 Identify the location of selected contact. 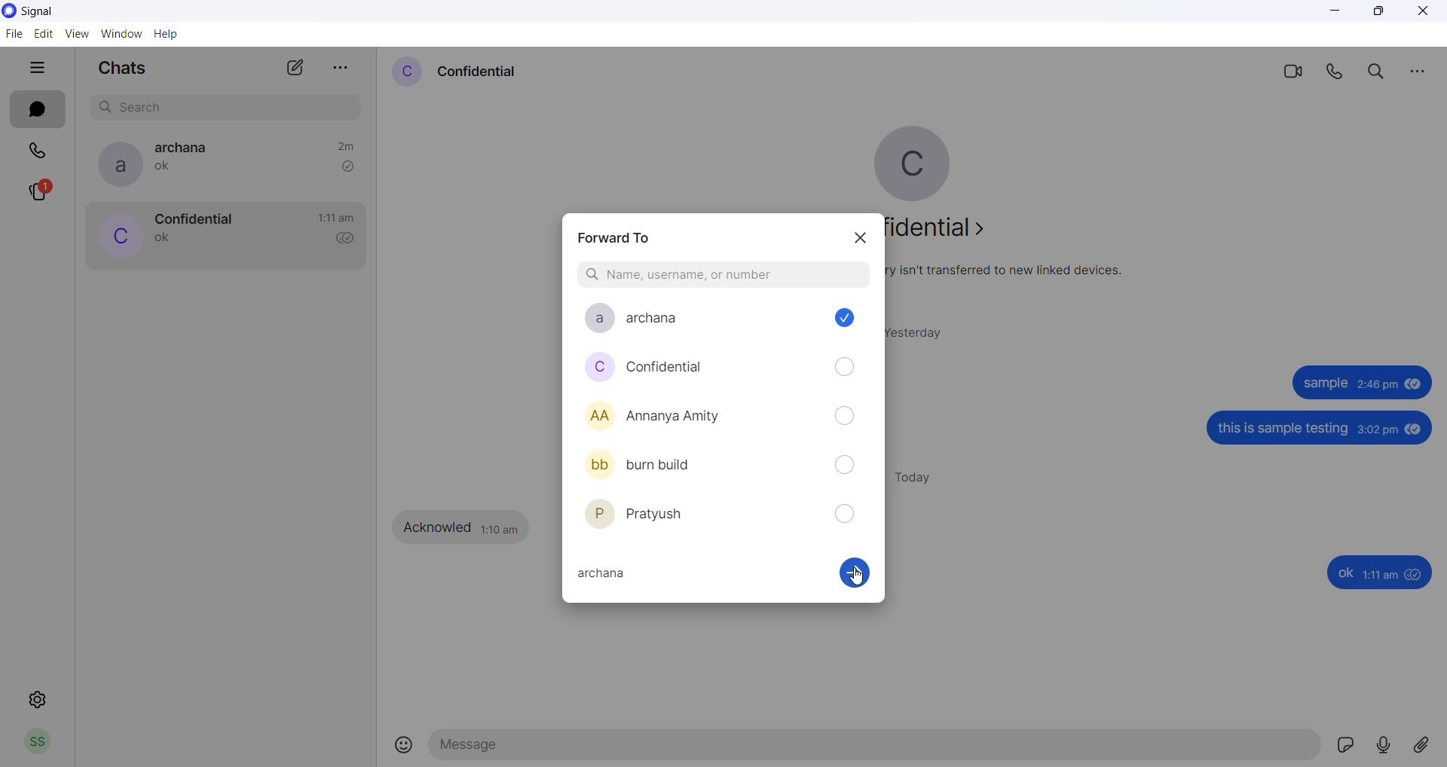
(604, 575).